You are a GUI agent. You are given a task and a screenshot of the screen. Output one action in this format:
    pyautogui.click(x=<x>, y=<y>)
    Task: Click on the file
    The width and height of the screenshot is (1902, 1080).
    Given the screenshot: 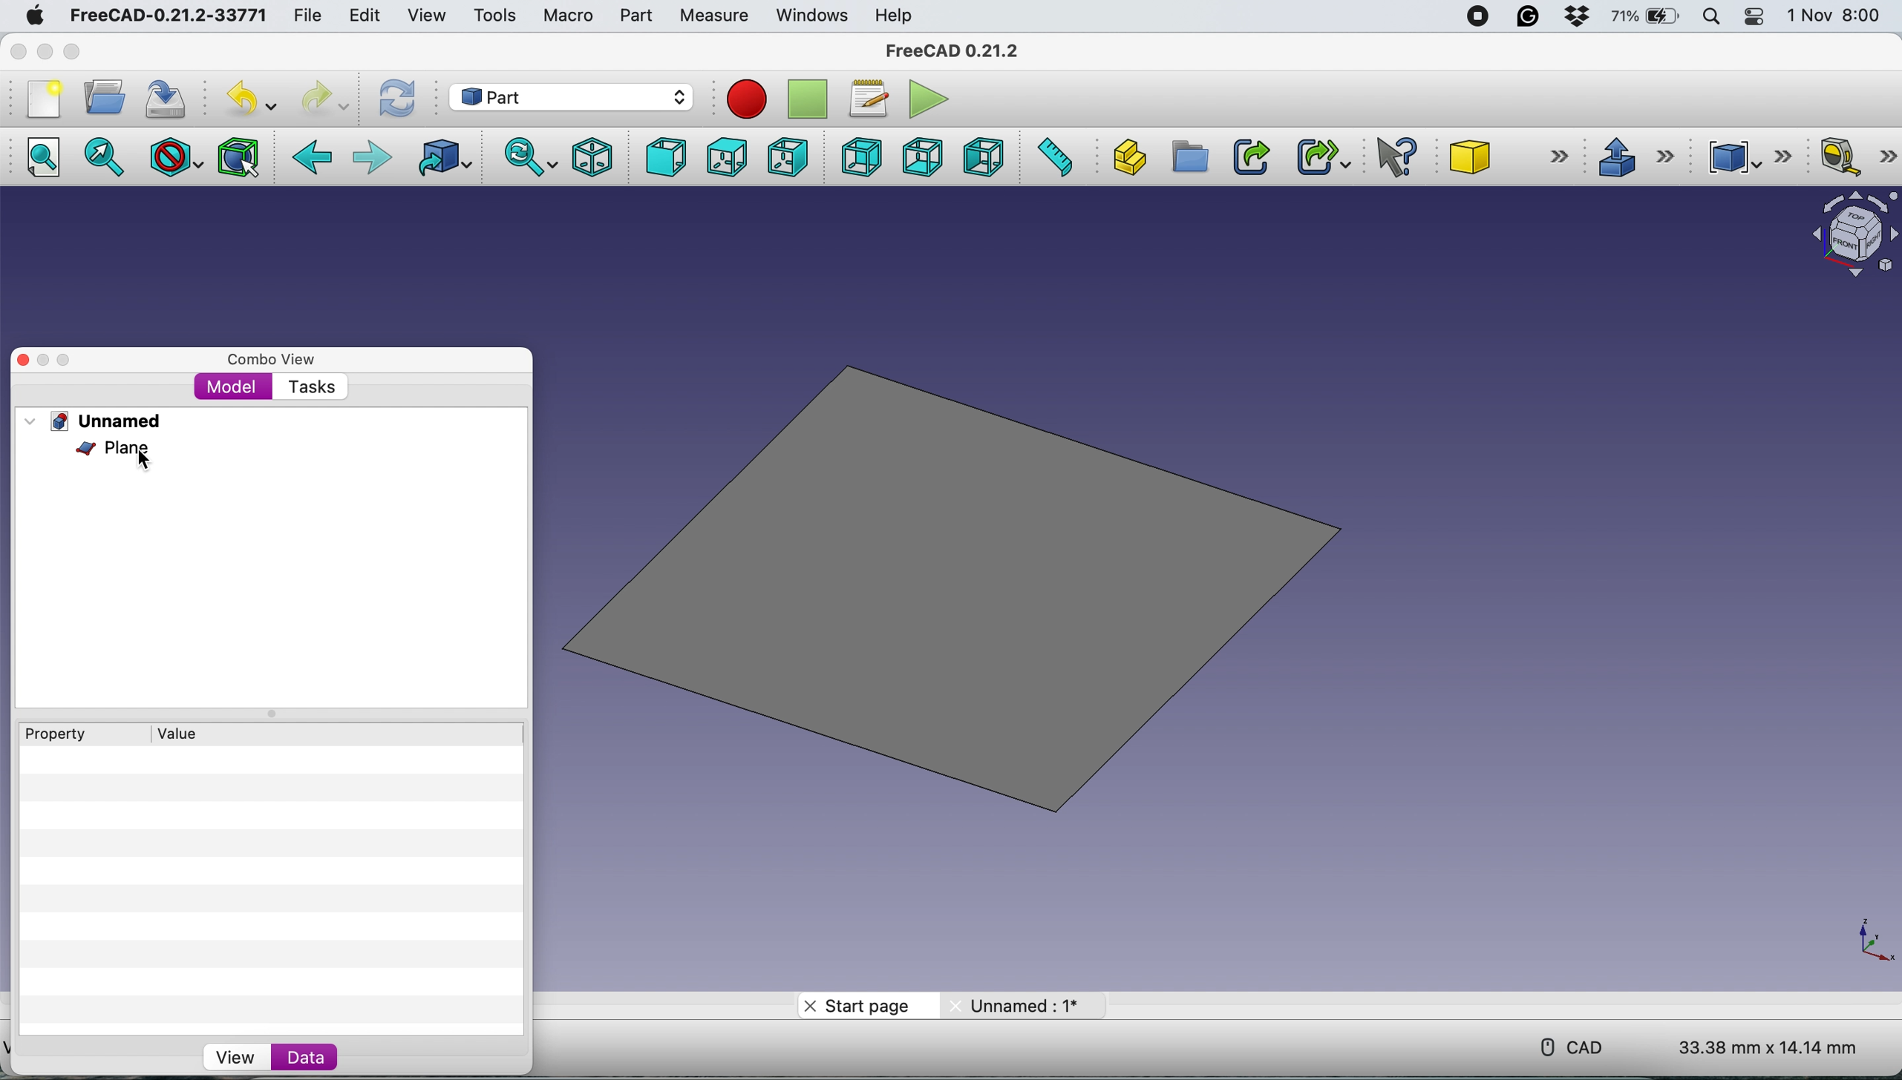 What is the action you would take?
    pyautogui.click(x=302, y=16)
    